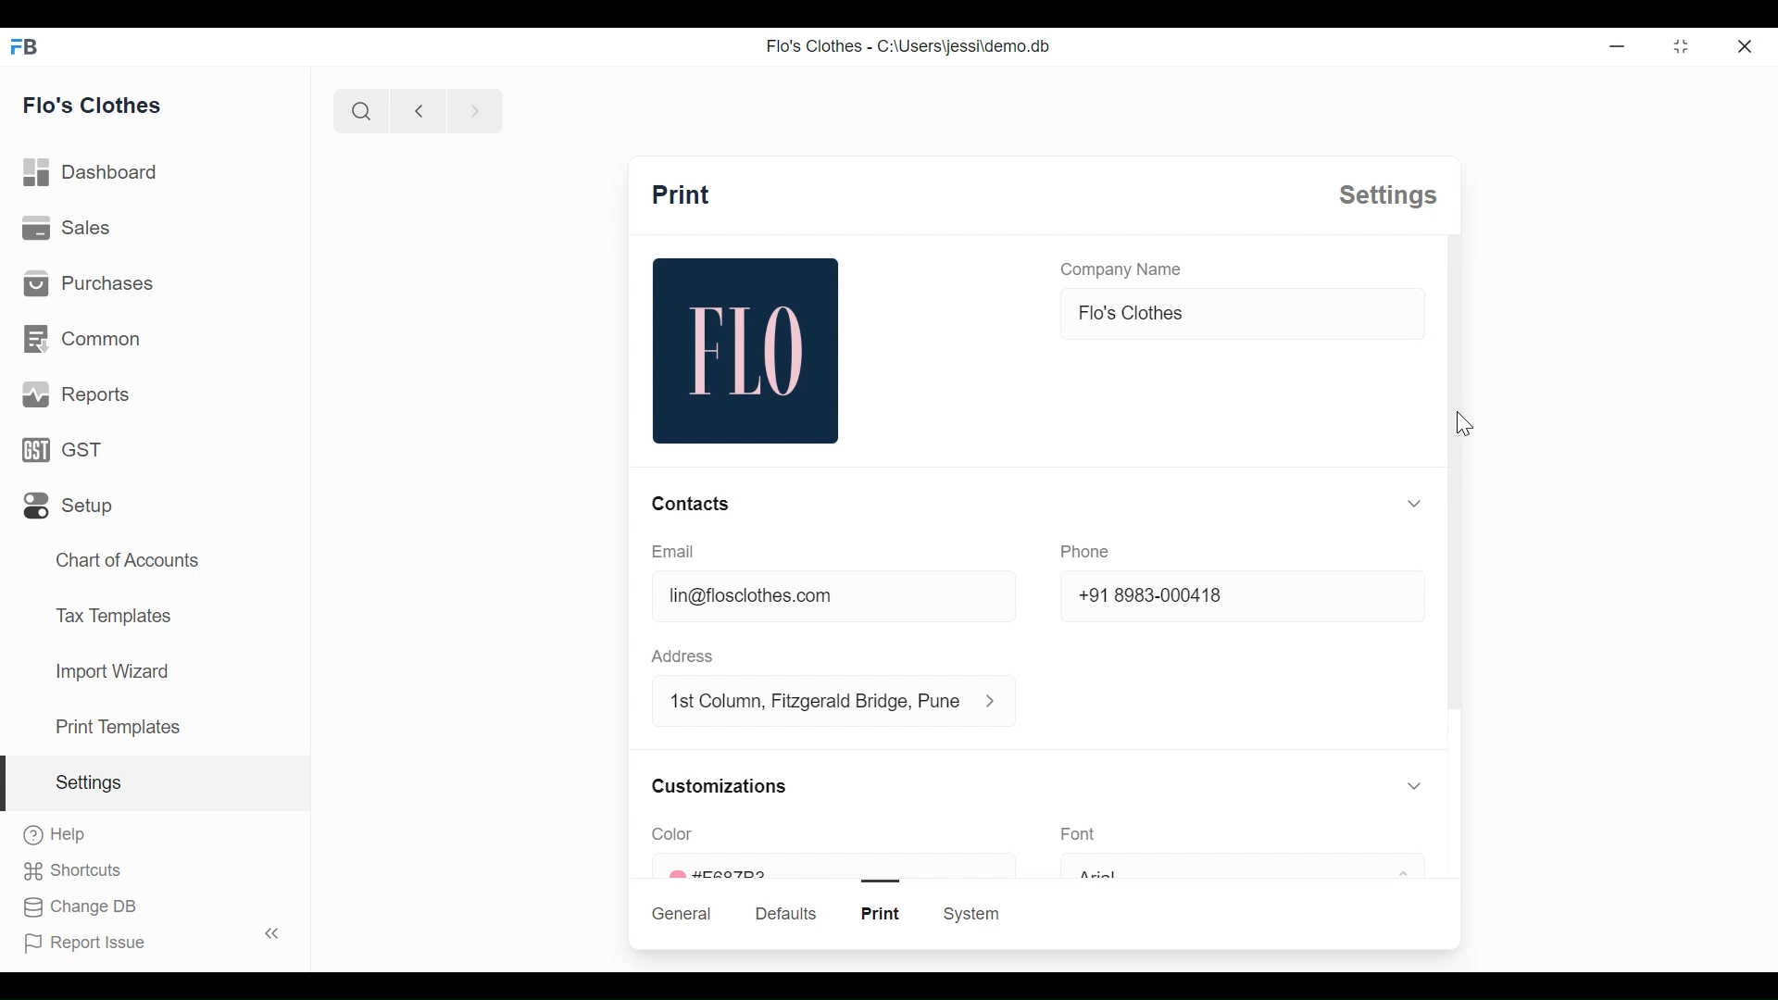 The width and height of the screenshot is (1778, 1000). What do you see at coordinates (56, 834) in the screenshot?
I see `help` at bounding box center [56, 834].